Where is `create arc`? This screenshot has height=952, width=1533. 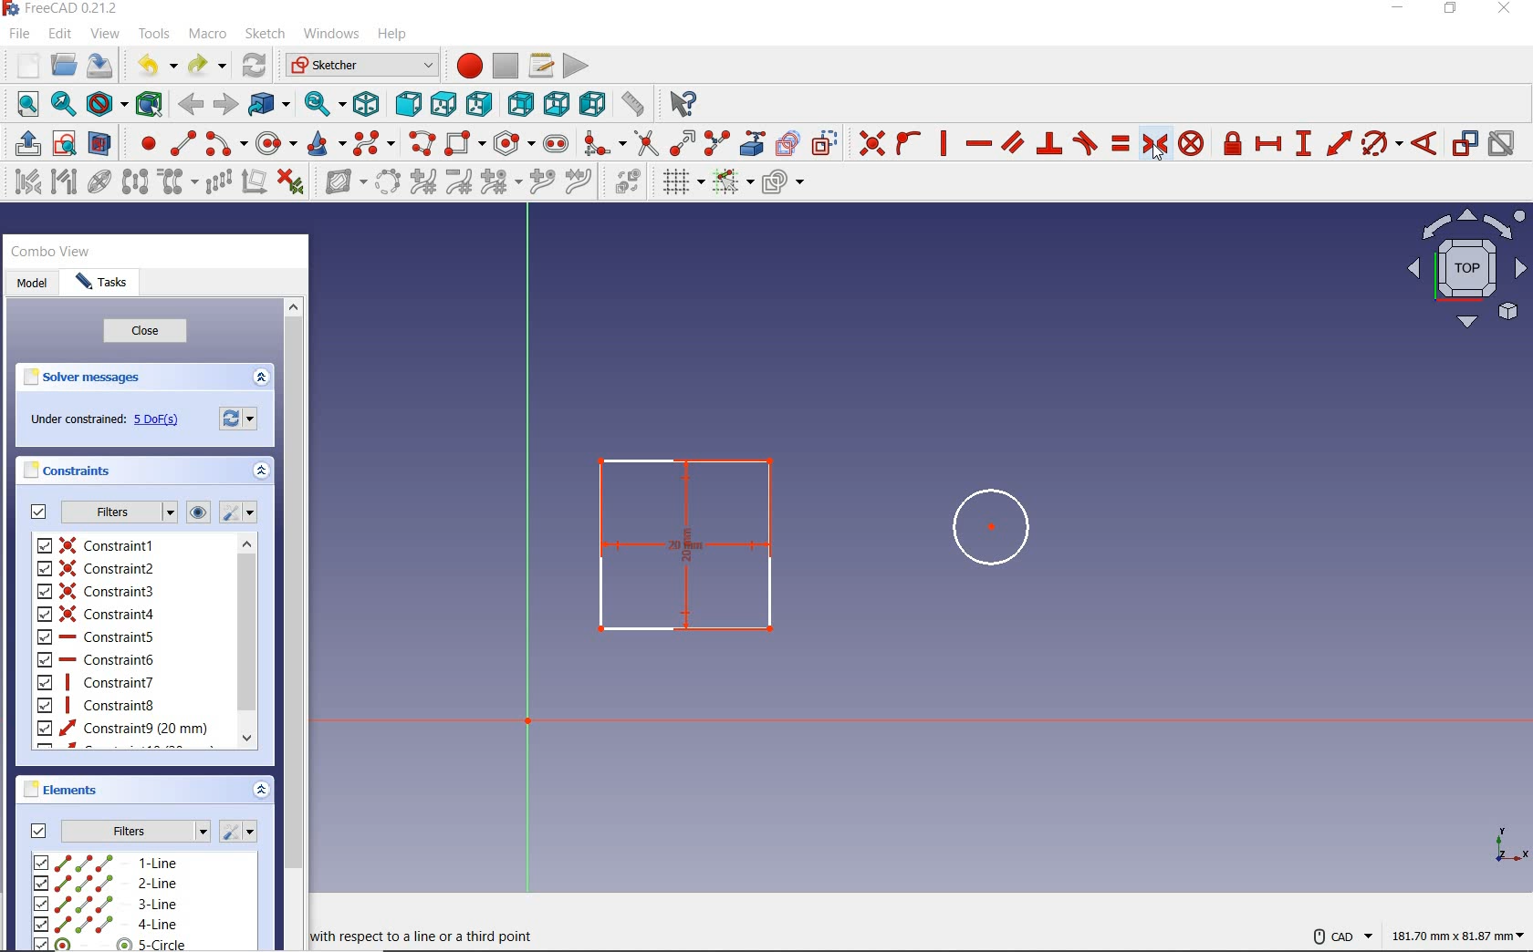 create arc is located at coordinates (224, 143).